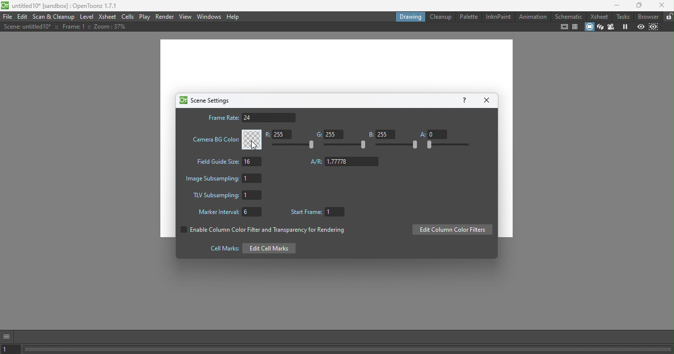 The image size is (674, 354). Describe the element at coordinates (61, 6) in the screenshot. I see `File name` at that location.